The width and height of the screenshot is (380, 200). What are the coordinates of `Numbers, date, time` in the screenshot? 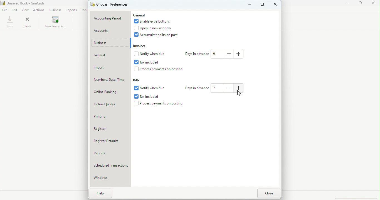 It's located at (108, 80).